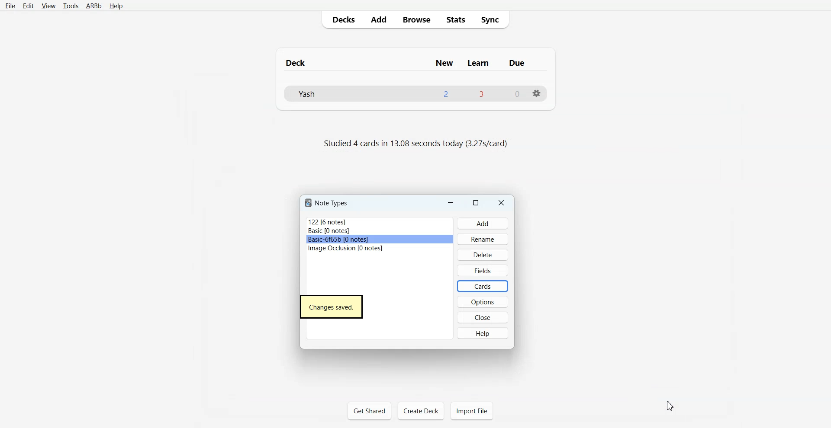 This screenshot has height=428, width=831. I want to click on minimize, so click(451, 203).